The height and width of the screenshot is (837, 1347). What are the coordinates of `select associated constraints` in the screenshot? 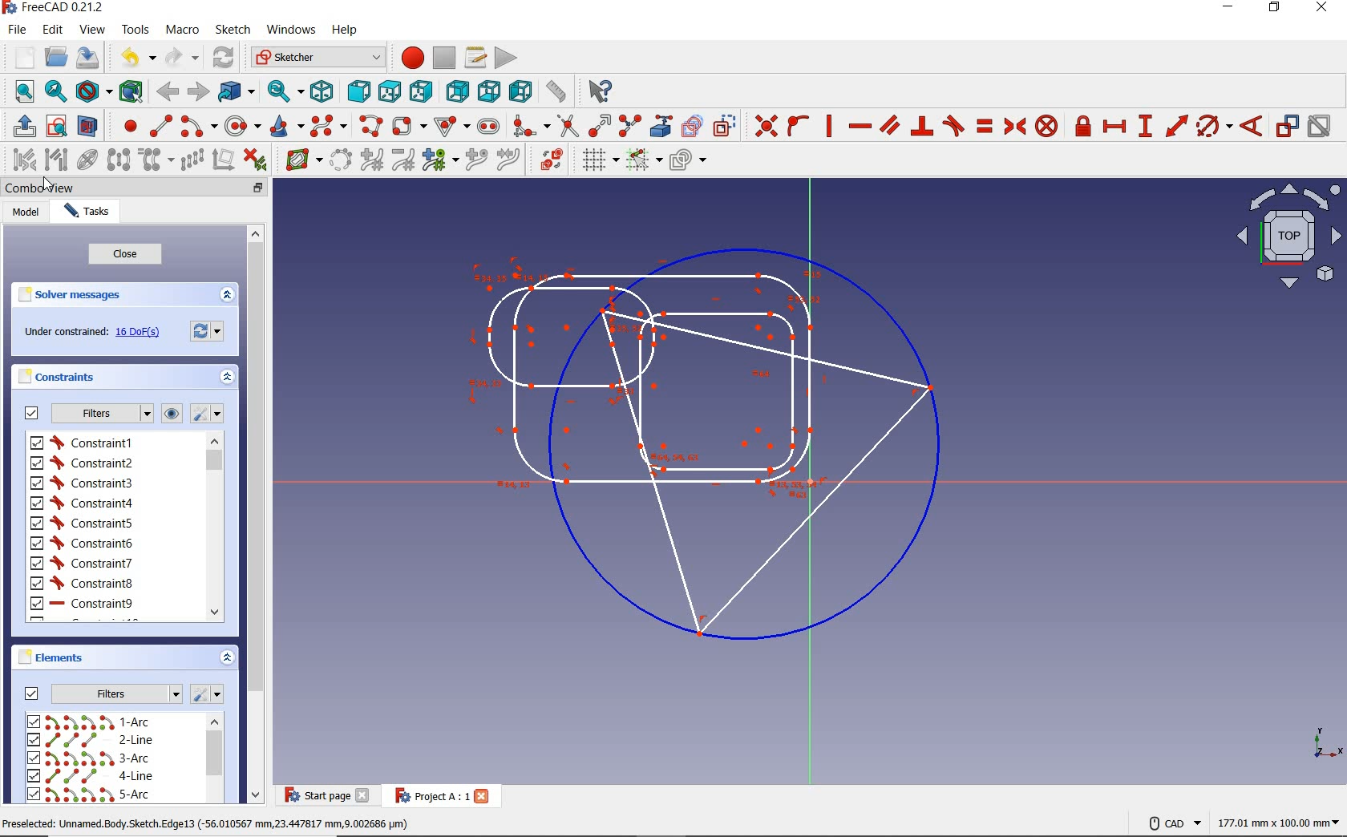 It's located at (18, 159).